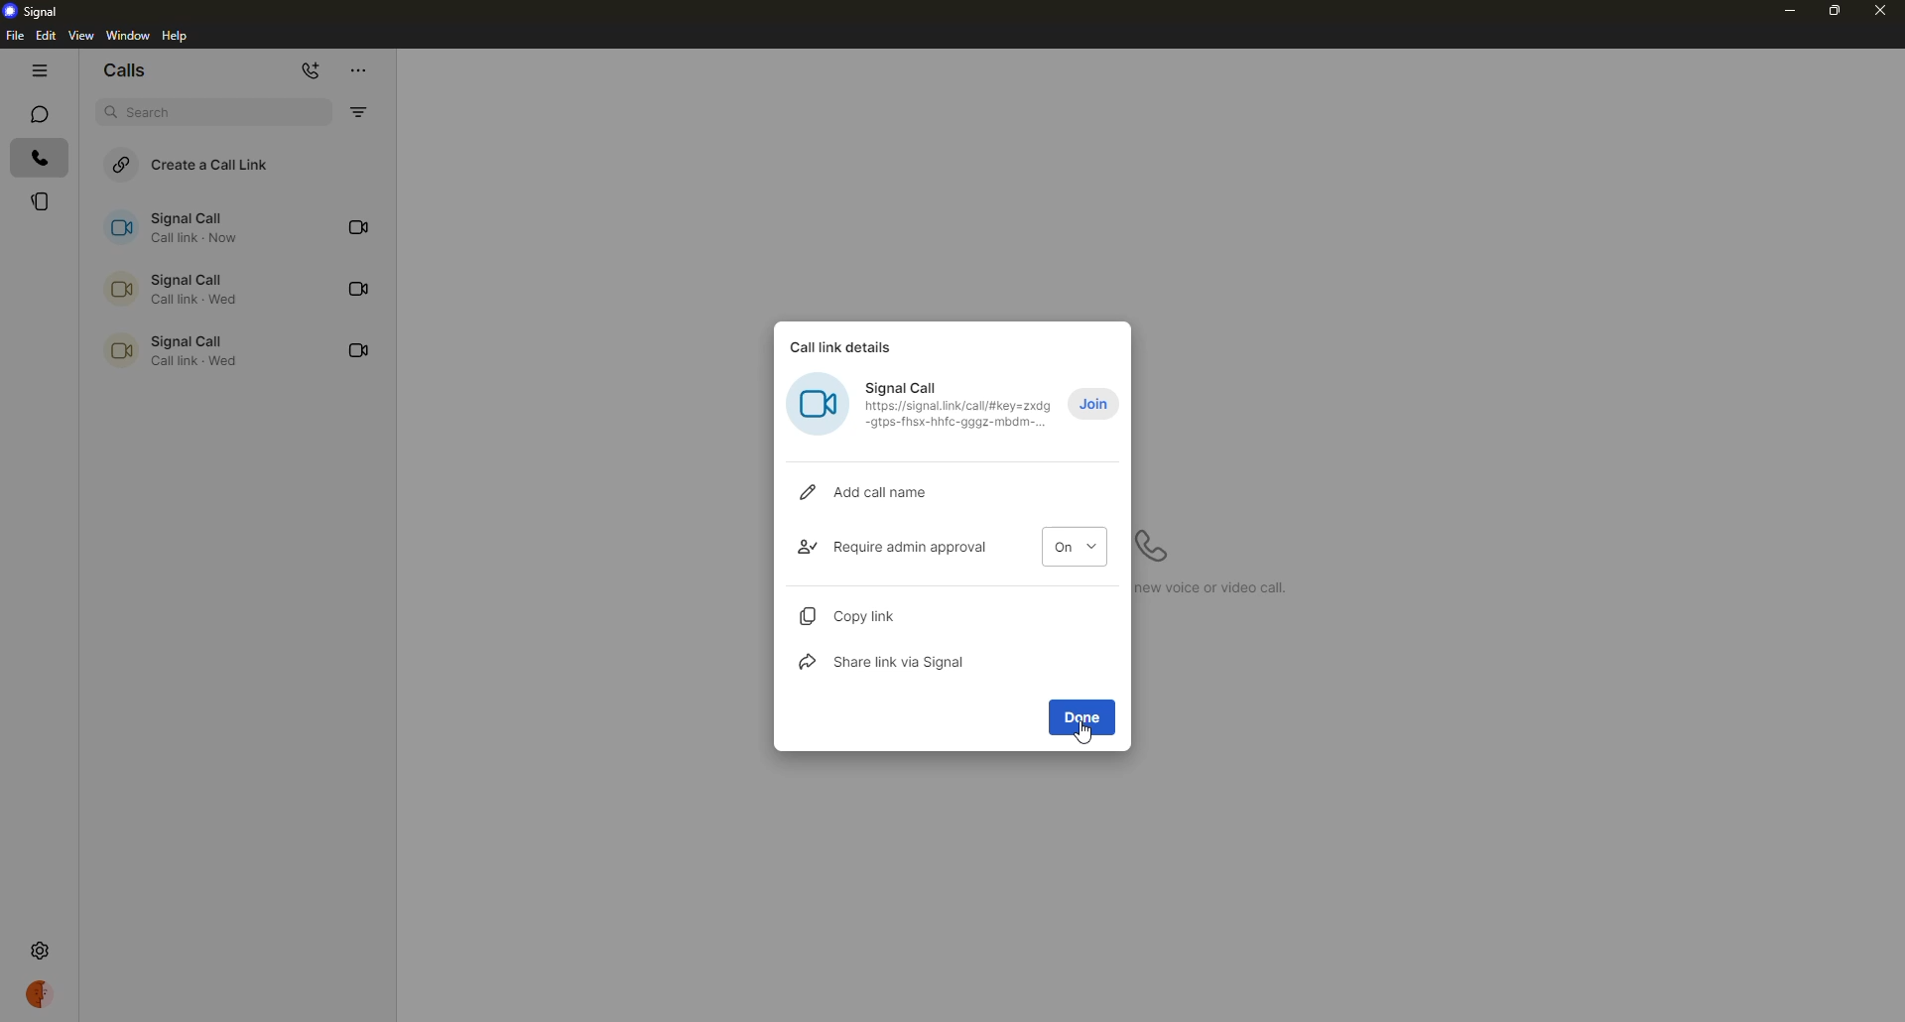  I want to click on calls, so click(39, 157).